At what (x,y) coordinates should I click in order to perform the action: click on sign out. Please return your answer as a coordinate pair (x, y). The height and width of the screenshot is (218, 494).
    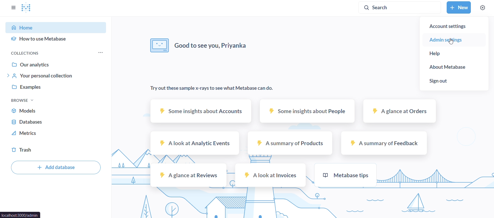
    Looking at the image, I should click on (454, 82).